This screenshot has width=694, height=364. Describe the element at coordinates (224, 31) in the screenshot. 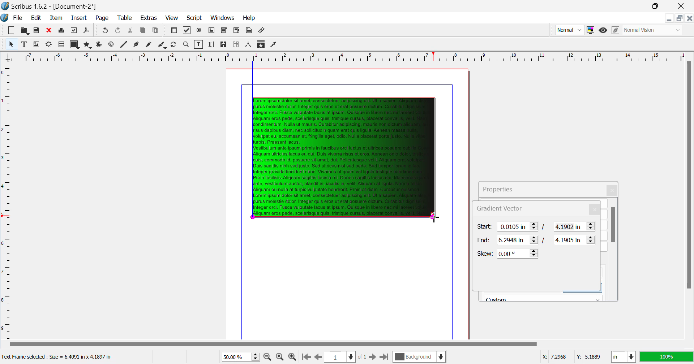

I see `Pdf Combo Box` at that location.